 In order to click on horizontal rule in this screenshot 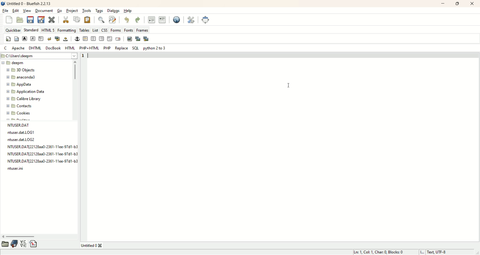, I will do `click(85, 38)`.